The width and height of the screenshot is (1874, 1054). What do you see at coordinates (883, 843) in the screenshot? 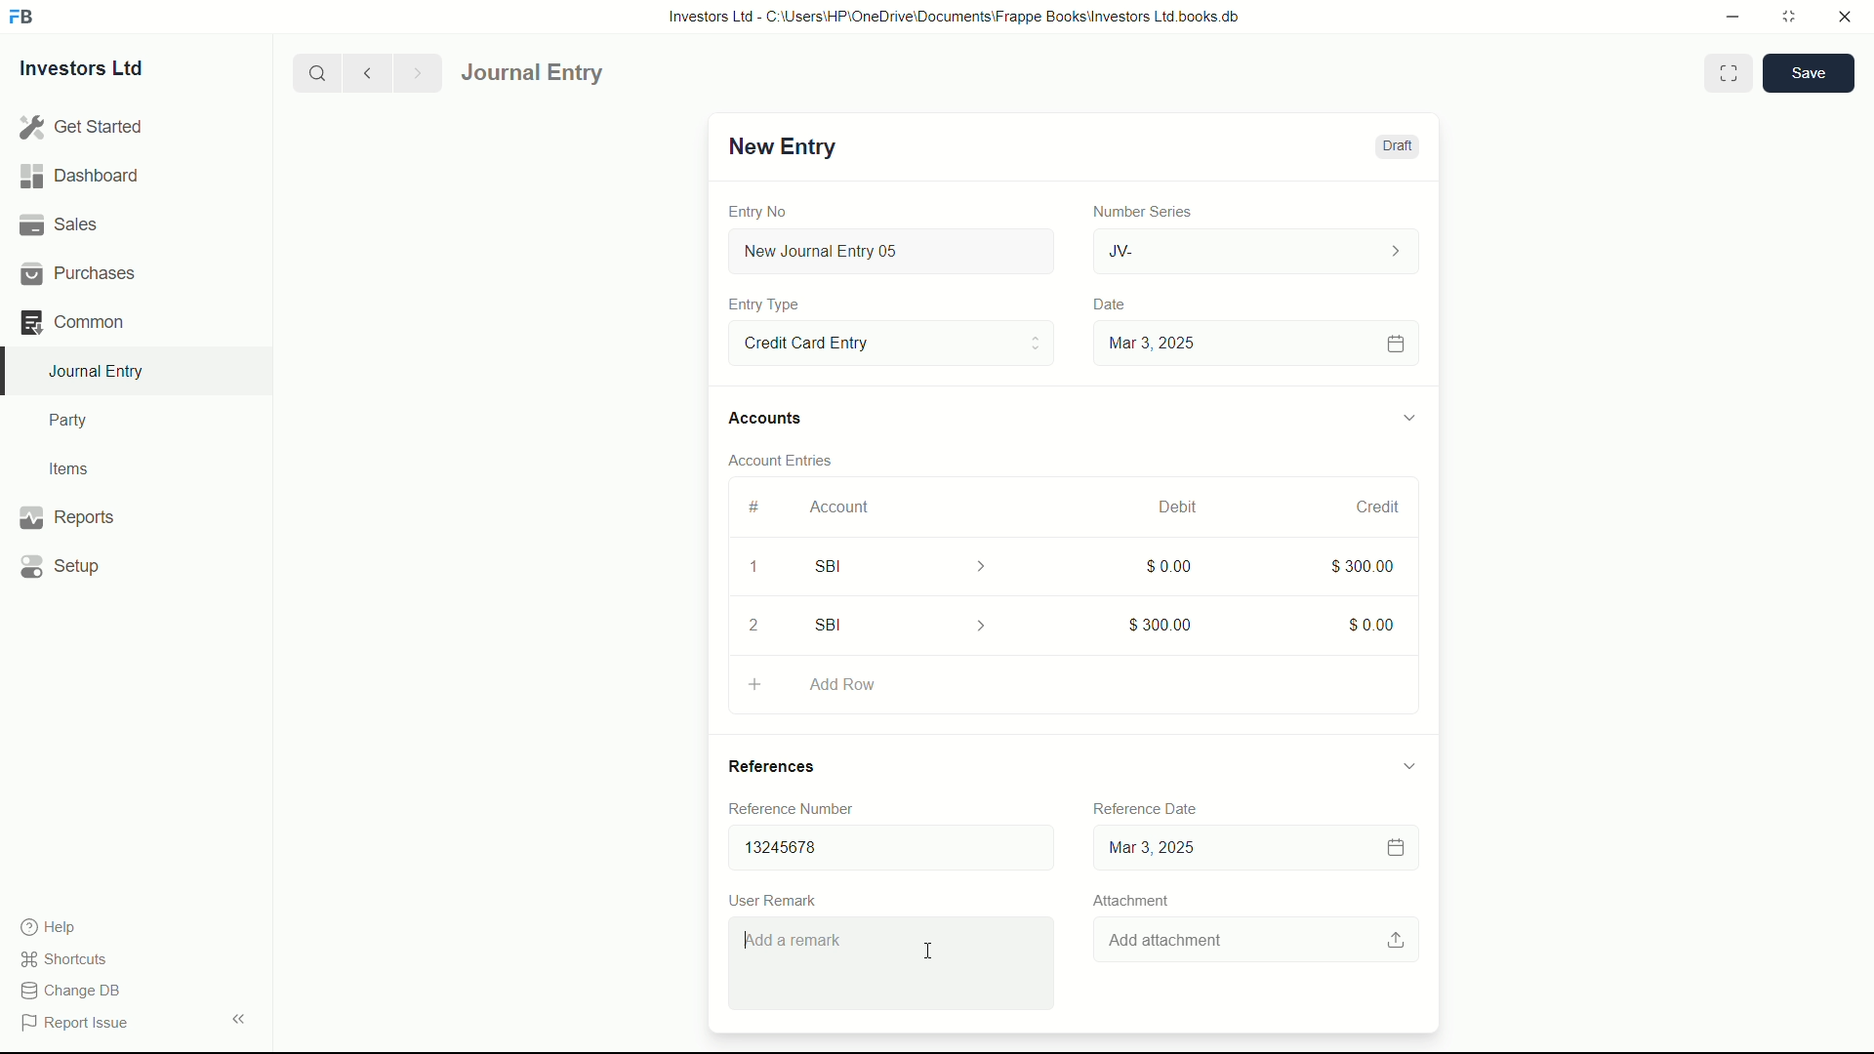
I see `13245678` at bounding box center [883, 843].